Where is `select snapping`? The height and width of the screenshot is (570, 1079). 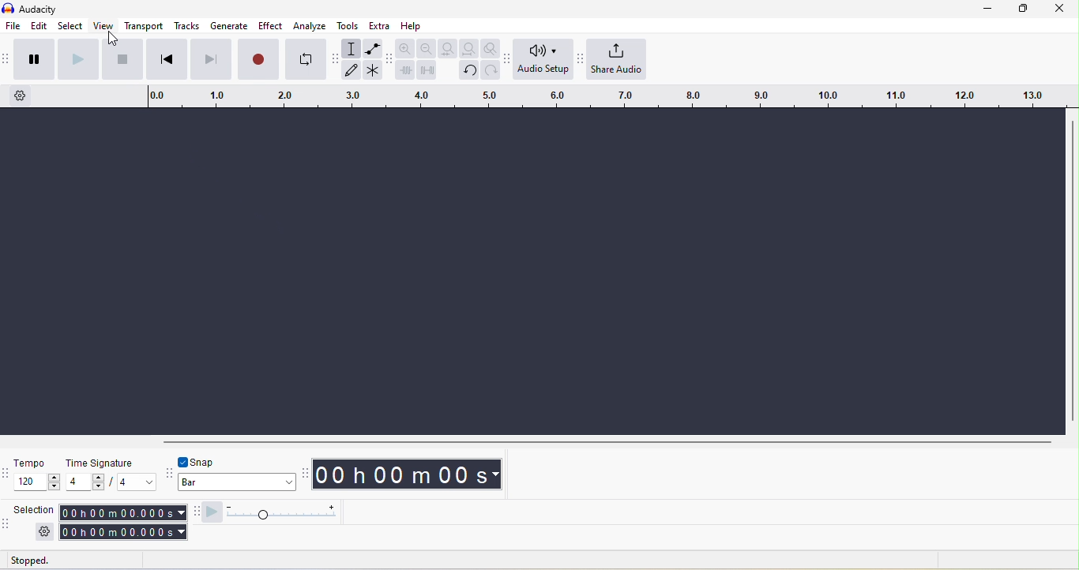
select snapping is located at coordinates (237, 482).